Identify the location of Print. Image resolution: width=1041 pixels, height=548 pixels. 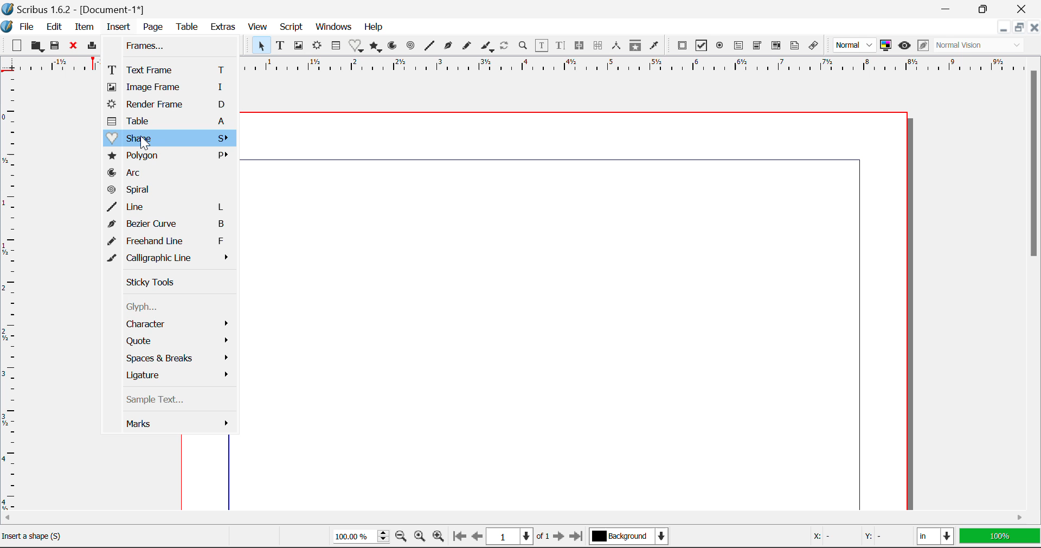
(94, 46).